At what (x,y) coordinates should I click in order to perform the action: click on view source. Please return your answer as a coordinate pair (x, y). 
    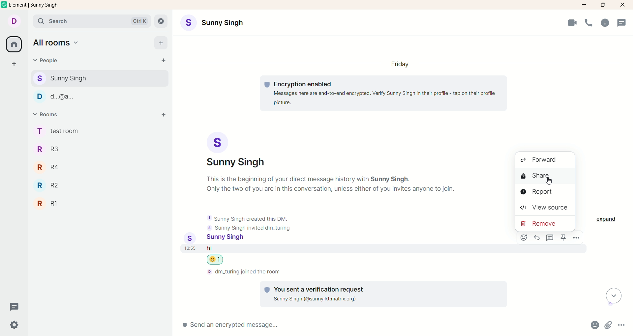
    Looking at the image, I should click on (544, 208).